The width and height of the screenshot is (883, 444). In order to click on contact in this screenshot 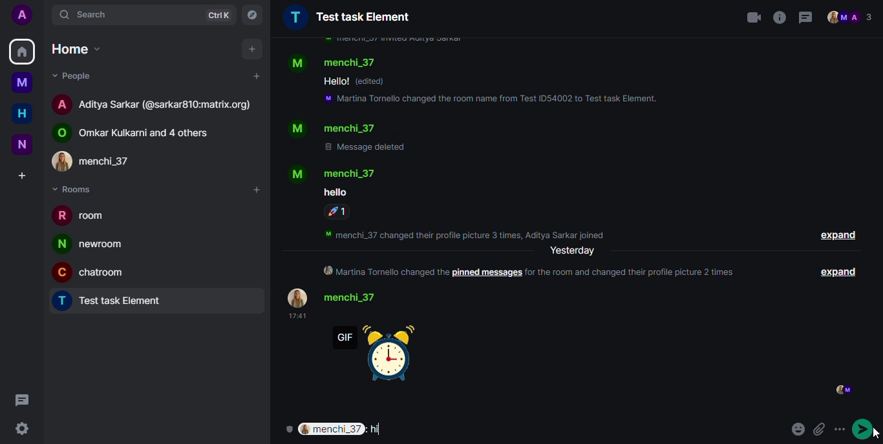, I will do `click(339, 298)`.